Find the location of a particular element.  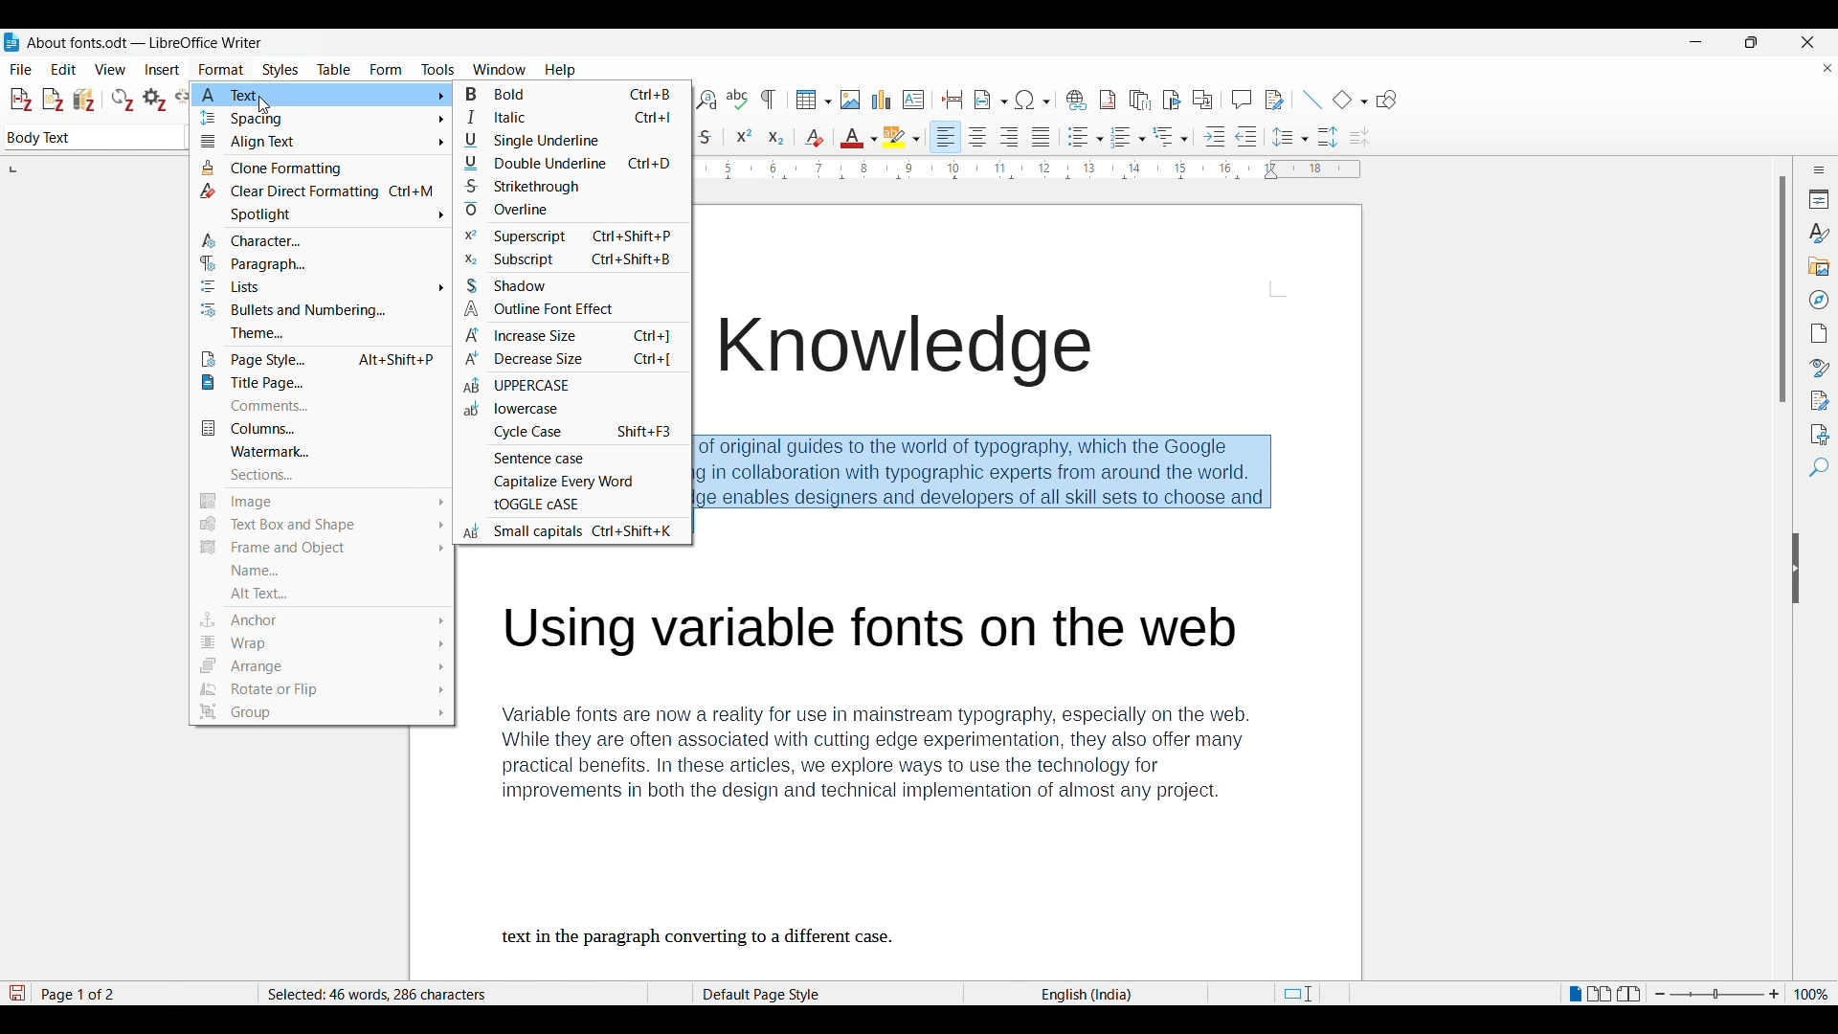

Clear direct formatting  is located at coordinates (814, 138).